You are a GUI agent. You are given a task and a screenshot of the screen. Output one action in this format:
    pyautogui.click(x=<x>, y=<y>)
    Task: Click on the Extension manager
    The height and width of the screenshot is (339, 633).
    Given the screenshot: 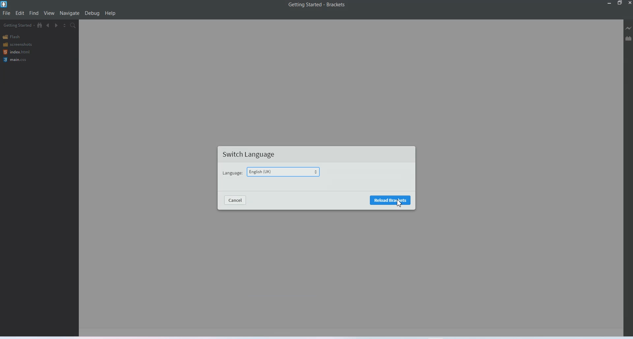 What is the action you would take?
    pyautogui.click(x=628, y=38)
    